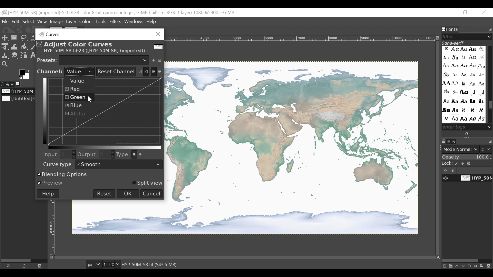 This screenshot has height=277, width=493. What do you see at coordinates (75, 97) in the screenshot?
I see `Green` at bounding box center [75, 97].